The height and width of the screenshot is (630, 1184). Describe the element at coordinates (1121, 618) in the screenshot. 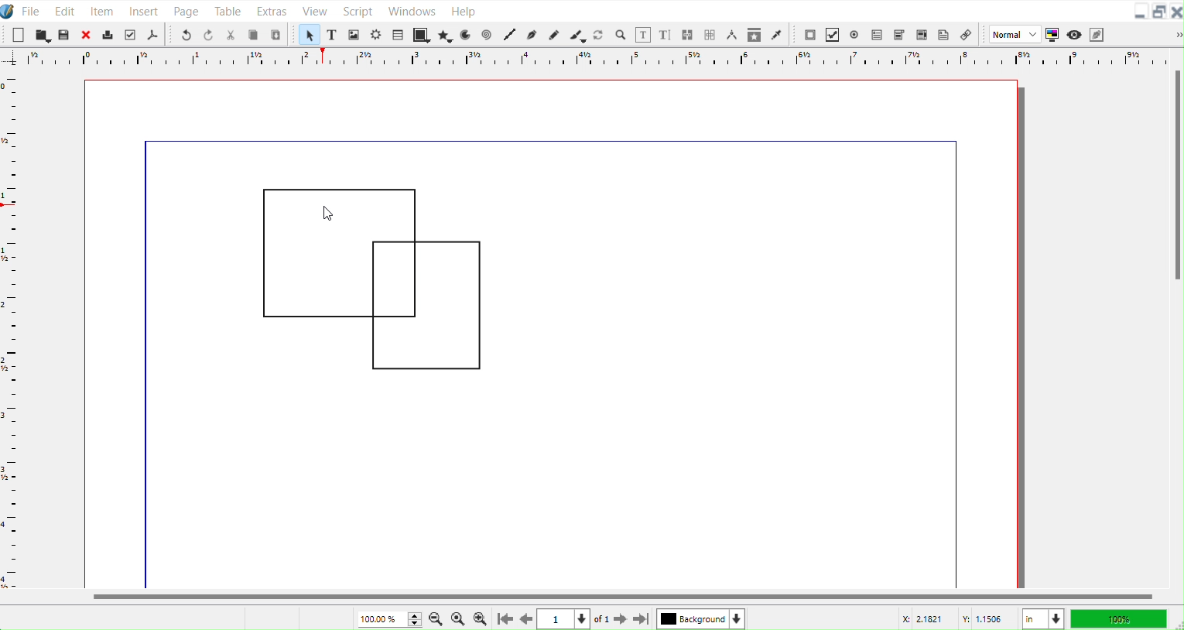

I see `100 % ` at that location.